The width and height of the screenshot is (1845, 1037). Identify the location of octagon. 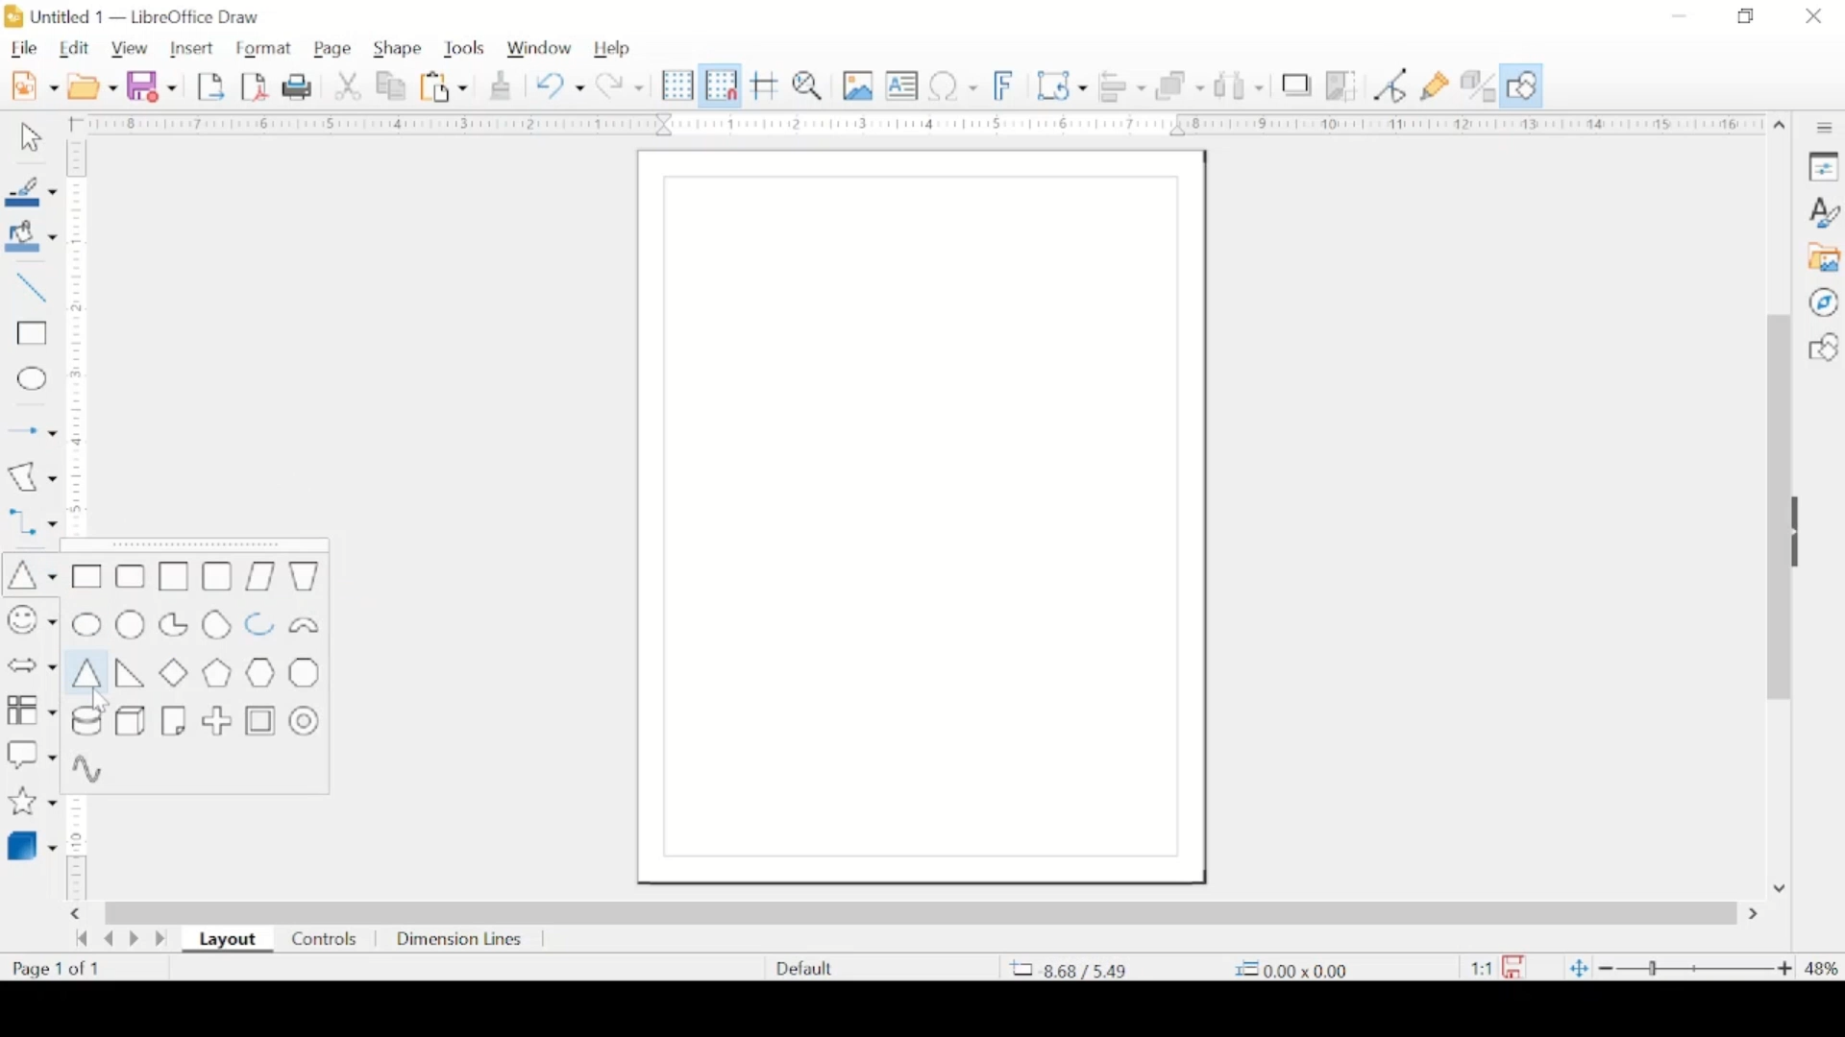
(307, 674).